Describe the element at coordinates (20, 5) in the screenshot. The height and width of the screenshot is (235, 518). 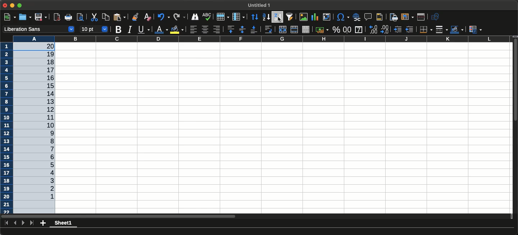
I see `Expand` at that location.